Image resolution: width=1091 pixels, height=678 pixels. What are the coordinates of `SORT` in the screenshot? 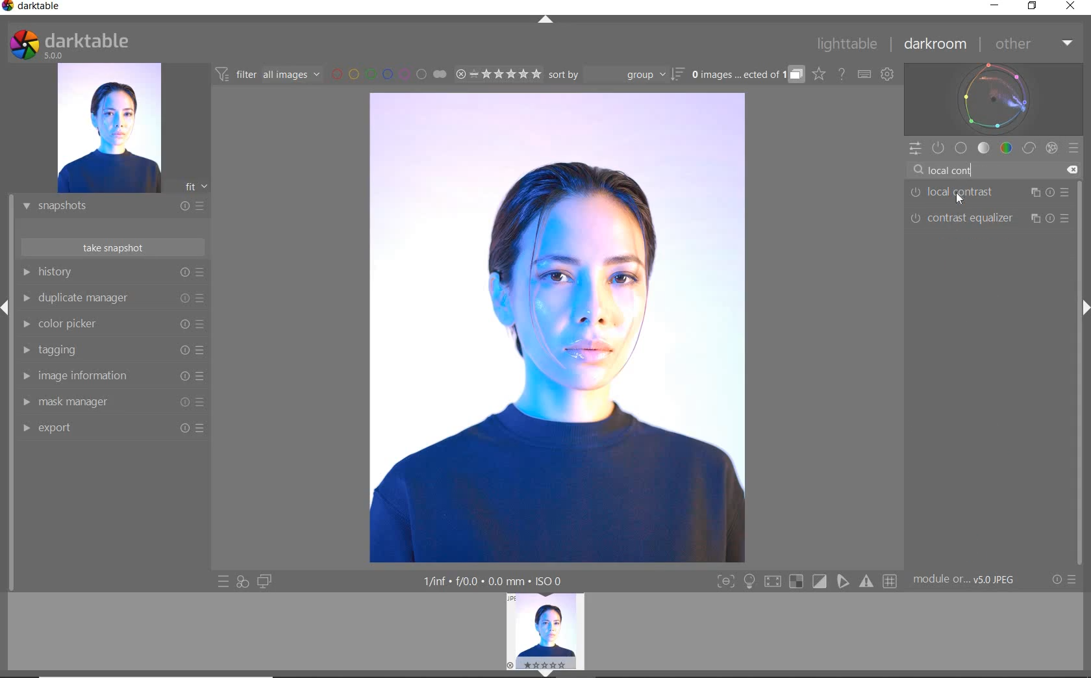 It's located at (615, 74).